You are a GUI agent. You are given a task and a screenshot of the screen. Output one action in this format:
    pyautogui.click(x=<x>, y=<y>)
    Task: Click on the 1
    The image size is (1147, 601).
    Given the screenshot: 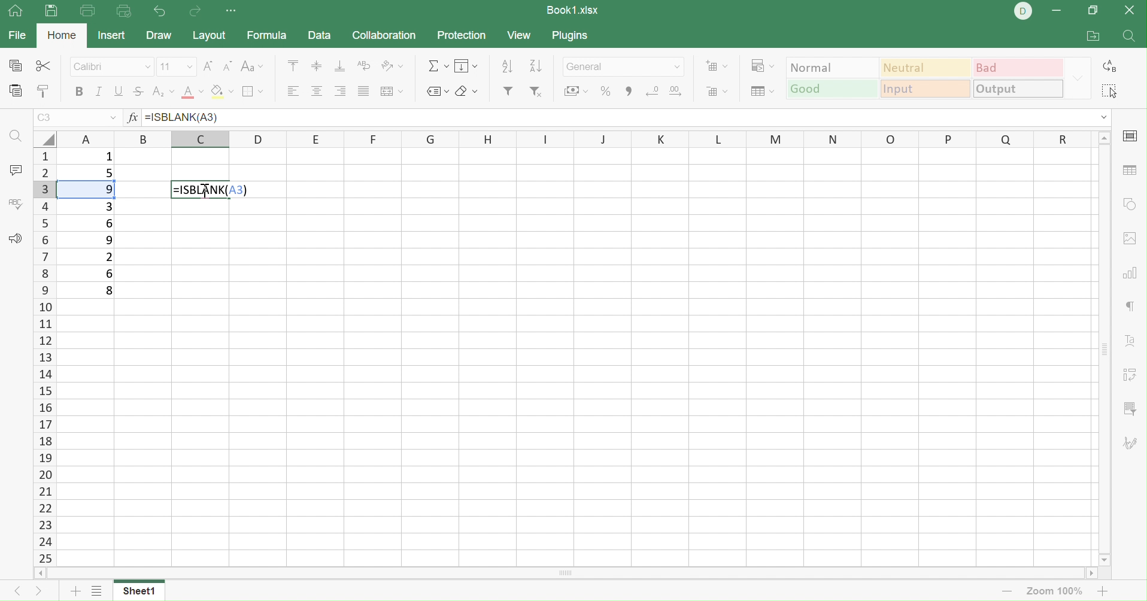 What is the action you would take?
    pyautogui.click(x=148, y=119)
    